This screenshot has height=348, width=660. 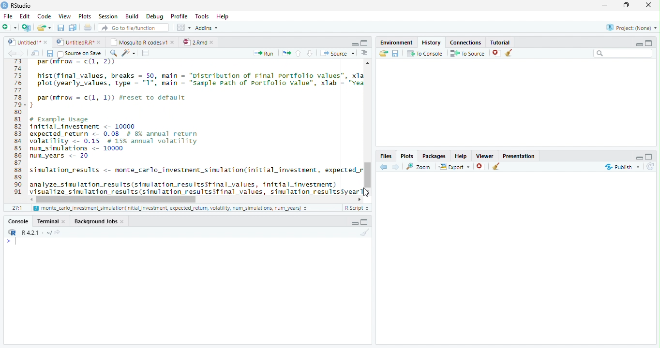 What do you see at coordinates (78, 42) in the screenshot?
I see `styedi® © © Untite` at bounding box center [78, 42].